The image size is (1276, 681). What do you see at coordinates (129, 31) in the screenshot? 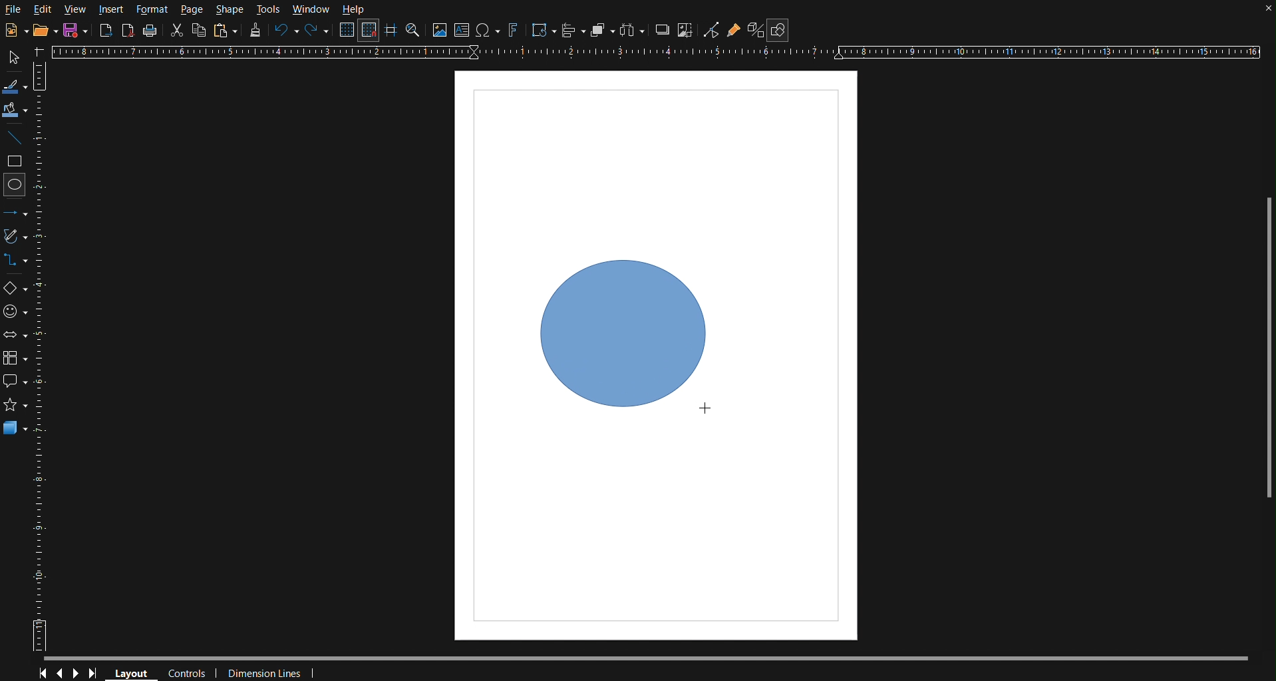
I see `Export as PDF` at bounding box center [129, 31].